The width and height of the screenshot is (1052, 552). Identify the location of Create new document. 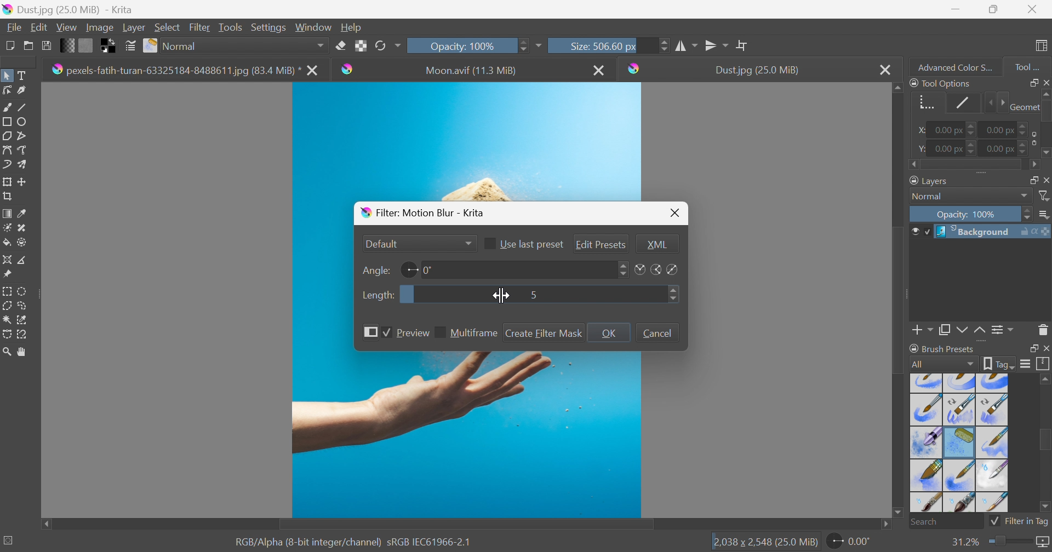
(9, 45).